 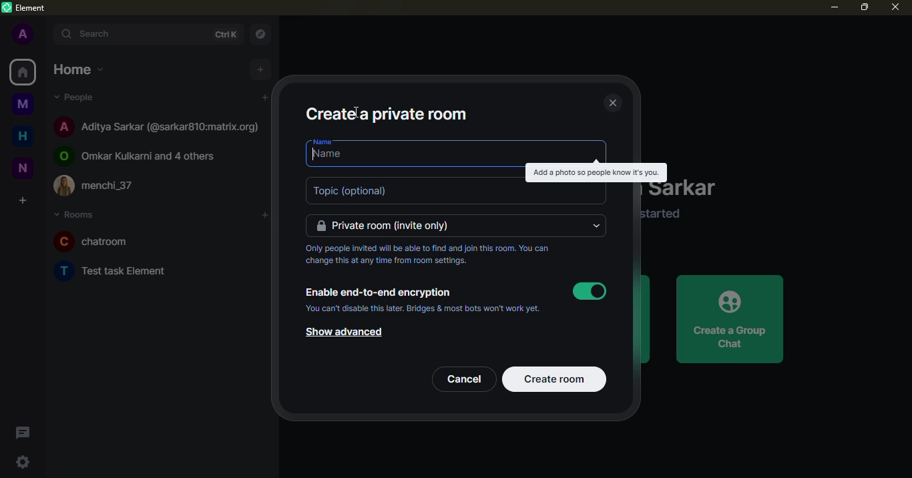 What do you see at coordinates (596, 173) in the screenshot?
I see `glitch` at bounding box center [596, 173].